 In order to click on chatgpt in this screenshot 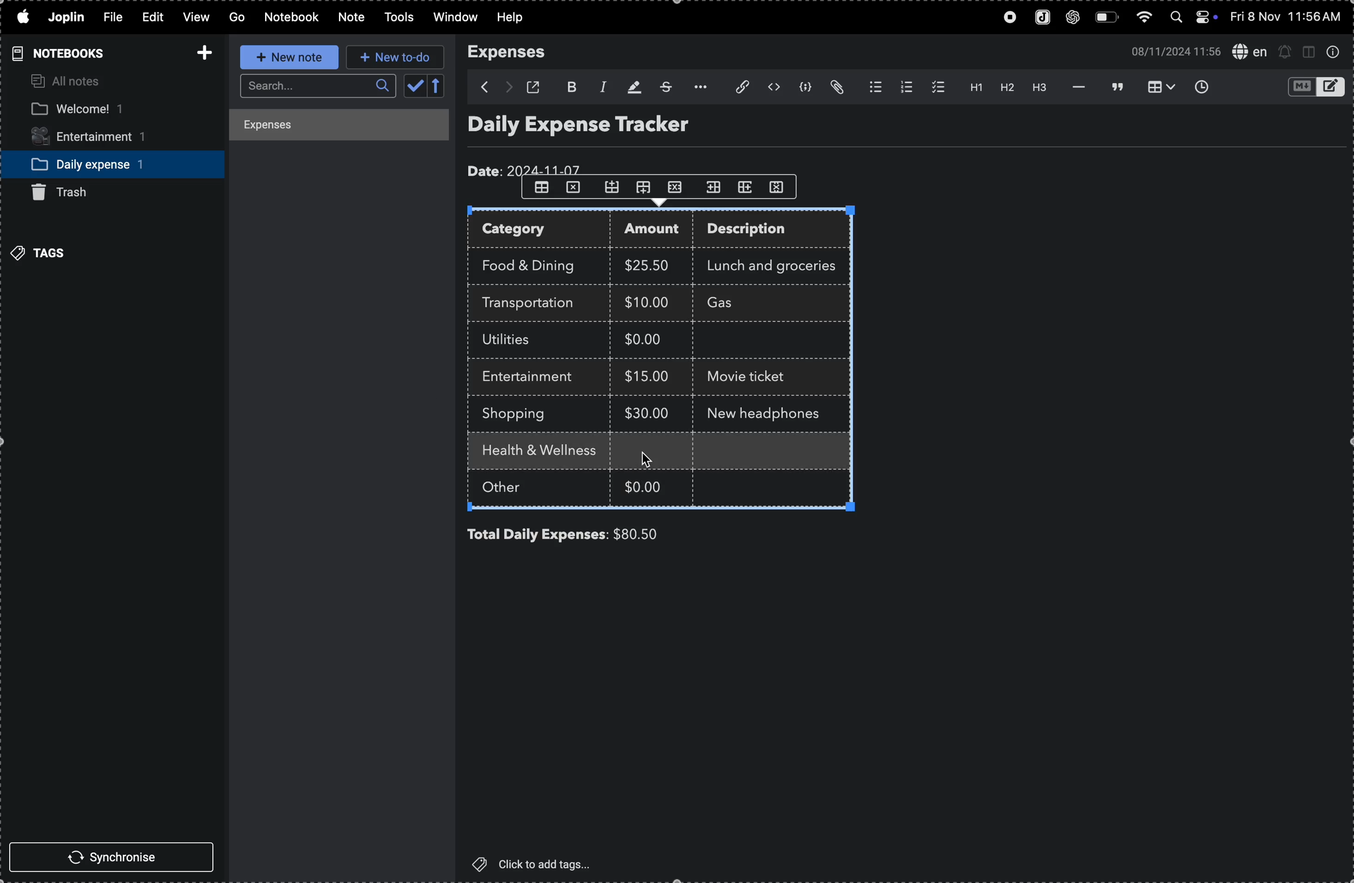, I will do `click(1074, 18)`.